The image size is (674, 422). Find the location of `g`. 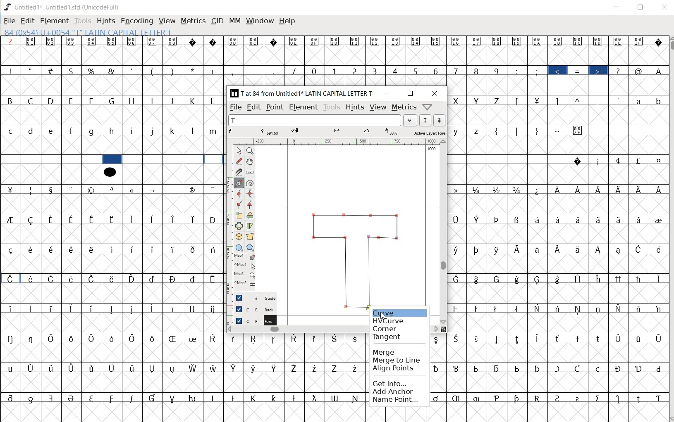

g is located at coordinates (92, 131).